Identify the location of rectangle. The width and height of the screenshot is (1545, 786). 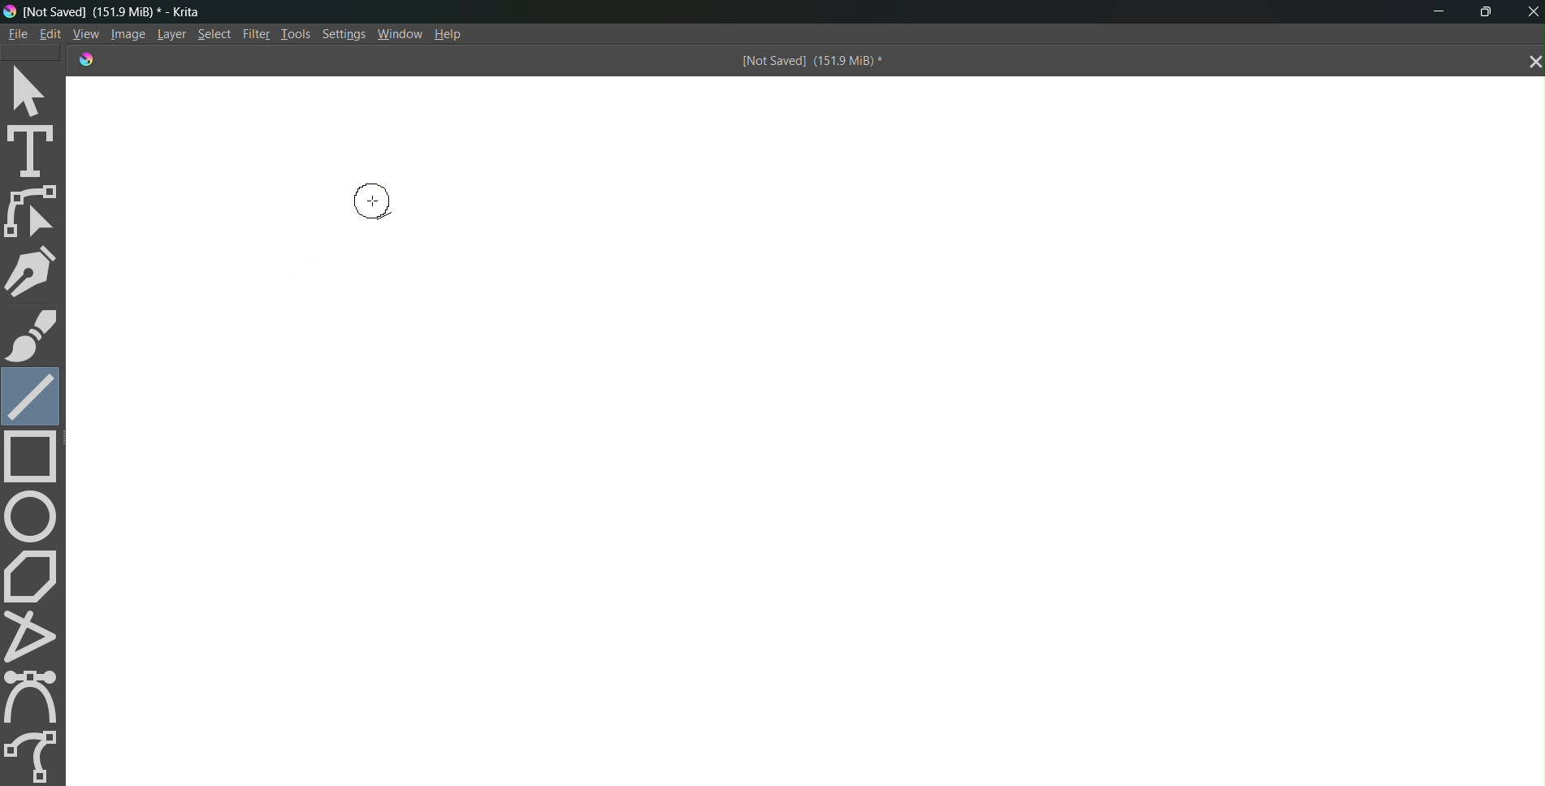
(36, 458).